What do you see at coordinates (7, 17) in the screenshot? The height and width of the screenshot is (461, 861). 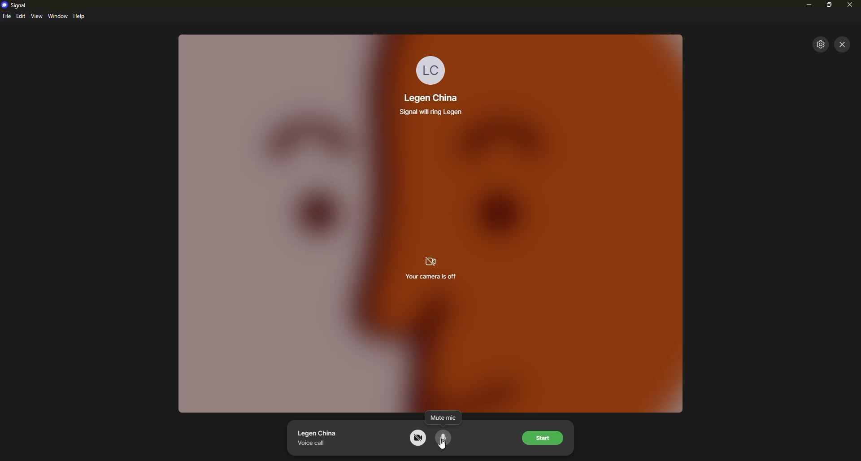 I see `file` at bounding box center [7, 17].